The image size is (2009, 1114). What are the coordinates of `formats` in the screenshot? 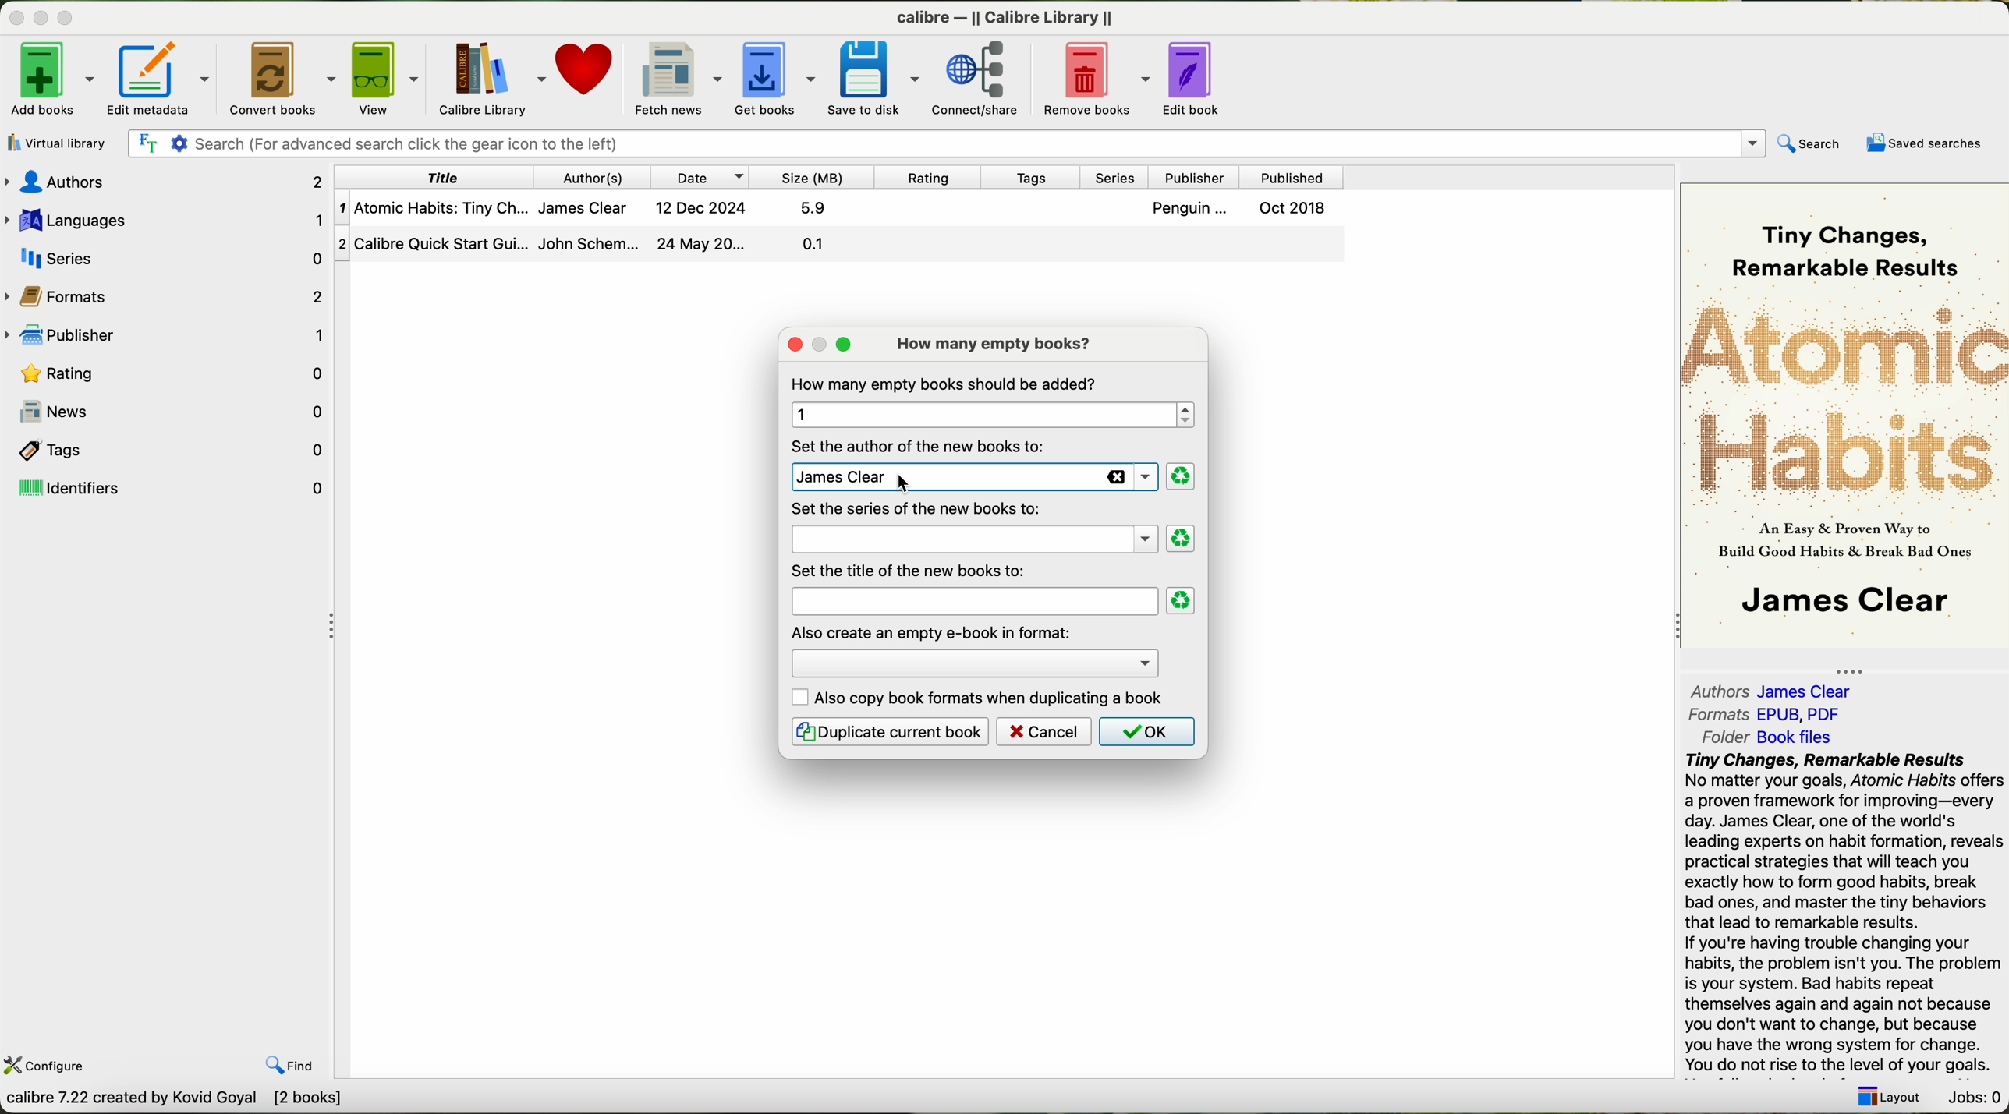 It's located at (1766, 714).